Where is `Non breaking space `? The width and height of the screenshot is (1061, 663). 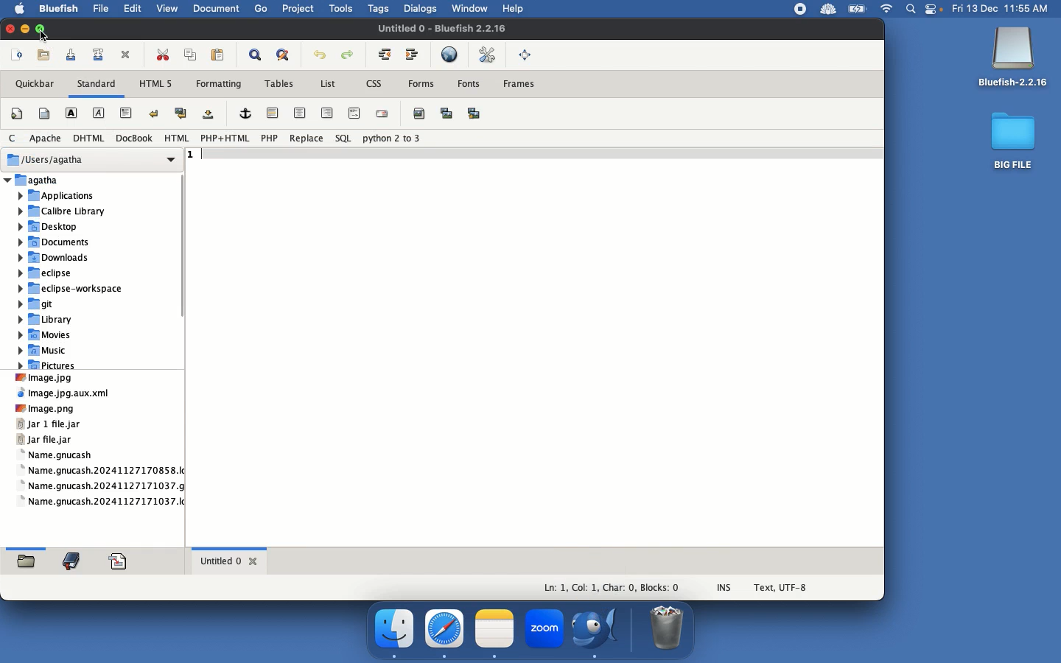
Non breaking space  is located at coordinates (210, 115).